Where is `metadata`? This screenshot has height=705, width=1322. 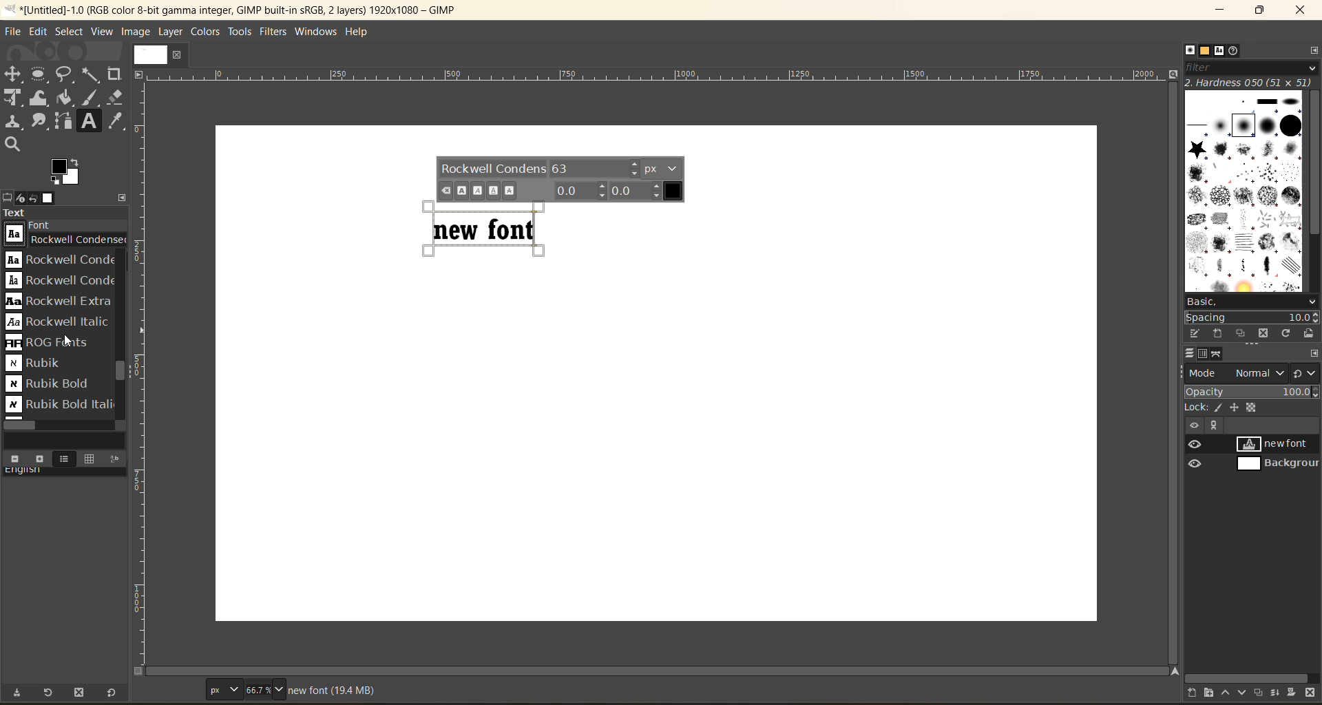
metadata is located at coordinates (335, 689).